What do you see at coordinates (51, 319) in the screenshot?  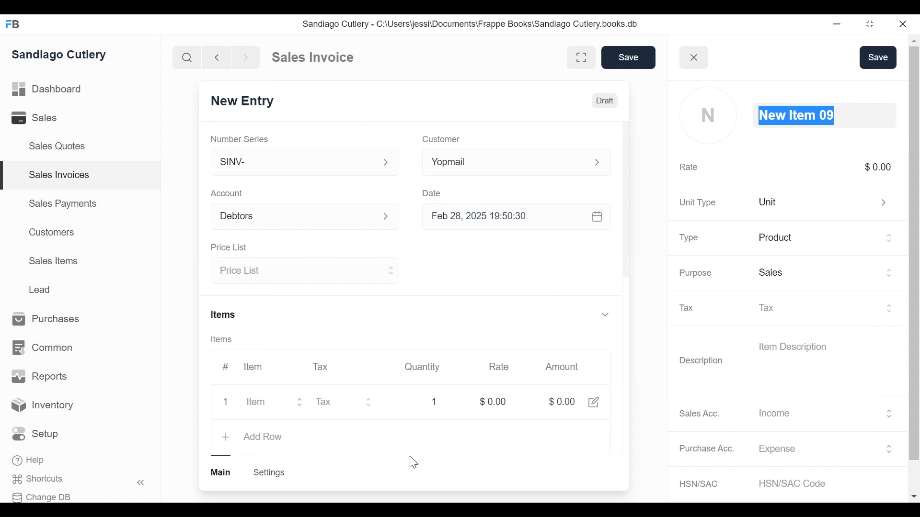 I see `Purchases` at bounding box center [51, 319].